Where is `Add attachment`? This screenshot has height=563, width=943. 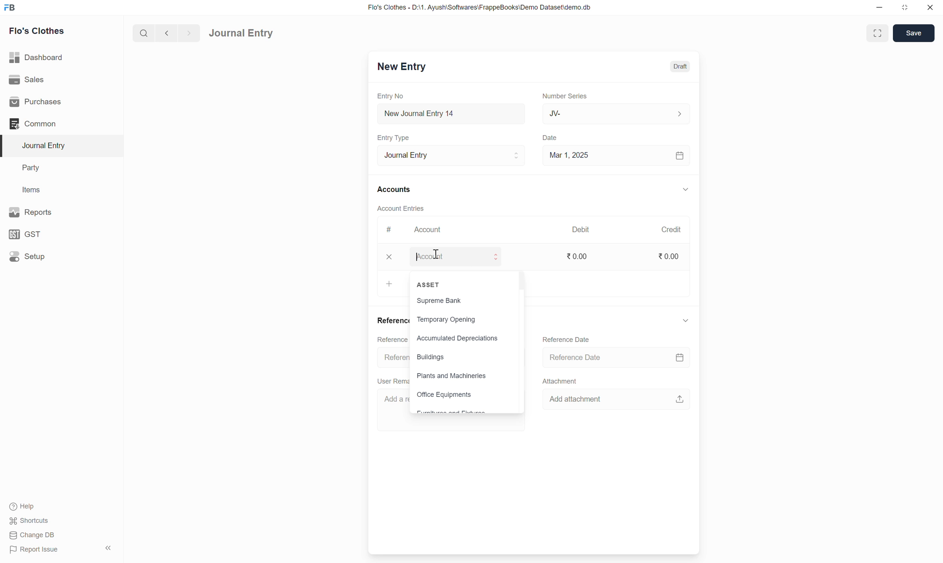
Add attachment is located at coordinates (582, 399).